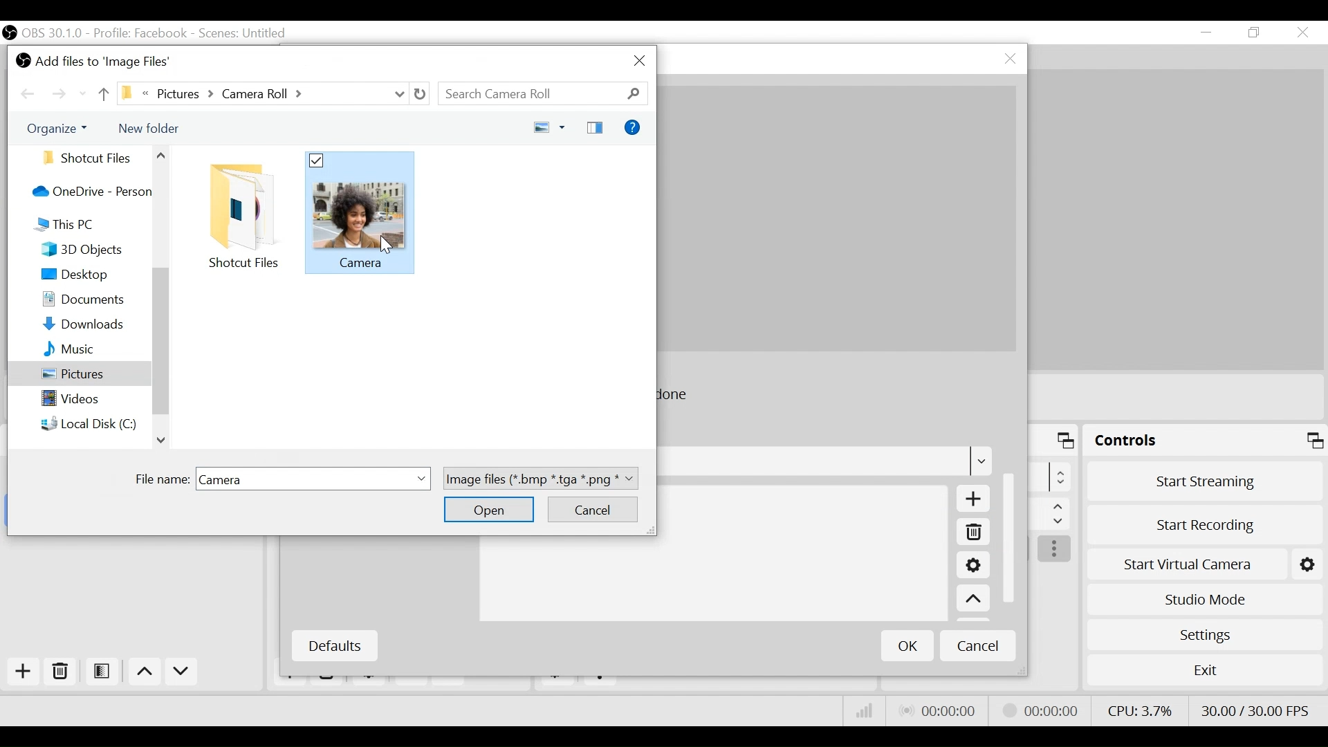 The height and width of the screenshot is (747, 1328). Describe the element at coordinates (93, 277) in the screenshot. I see `Desktop` at that location.